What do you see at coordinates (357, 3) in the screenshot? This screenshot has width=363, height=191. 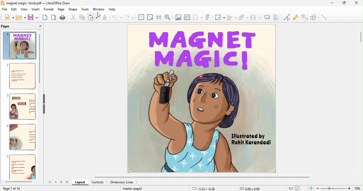 I see `close` at bounding box center [357, 3].